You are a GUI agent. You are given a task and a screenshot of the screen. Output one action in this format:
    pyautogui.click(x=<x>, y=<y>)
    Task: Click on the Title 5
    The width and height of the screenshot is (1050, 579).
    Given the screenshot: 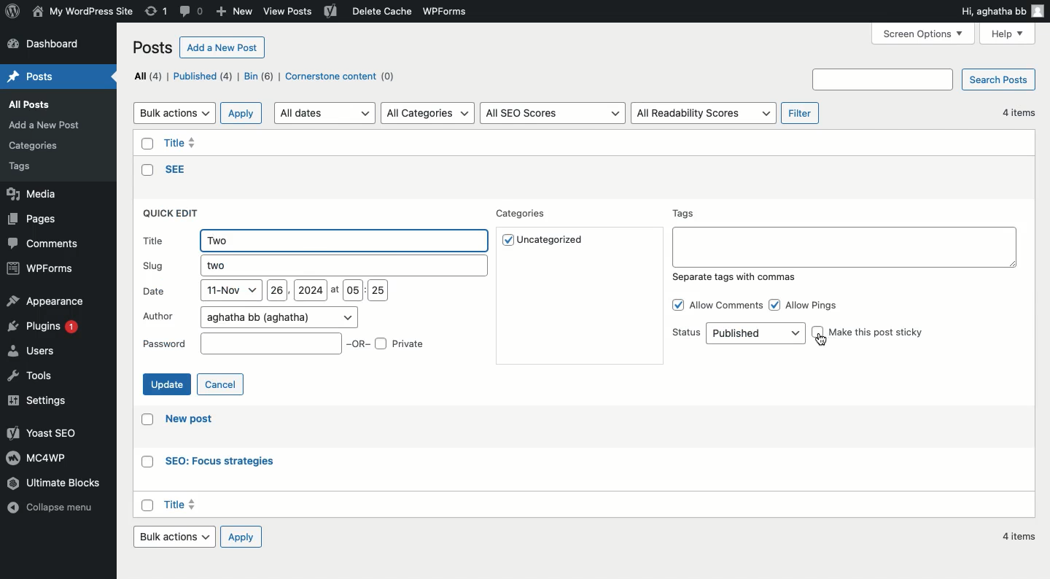 What is the action you would take?
    pyautogui.click(x=182, y=141)
    